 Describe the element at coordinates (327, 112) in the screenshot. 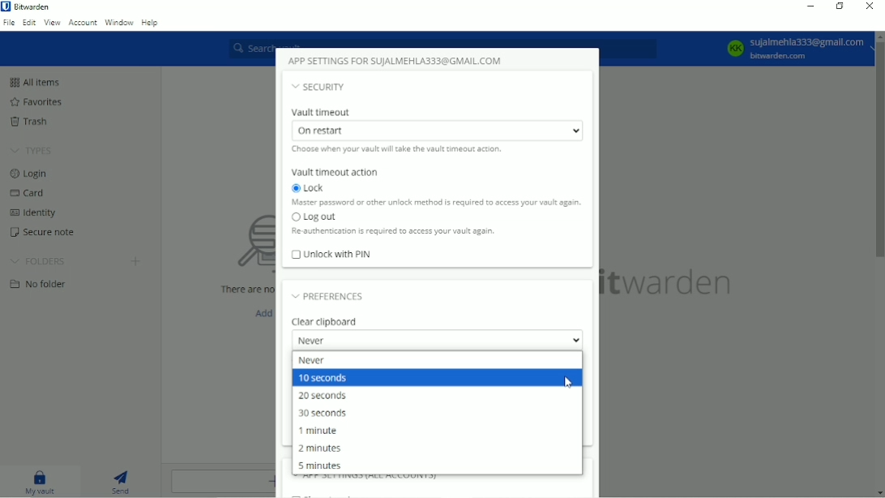

I see `Vault timeout` at that location.